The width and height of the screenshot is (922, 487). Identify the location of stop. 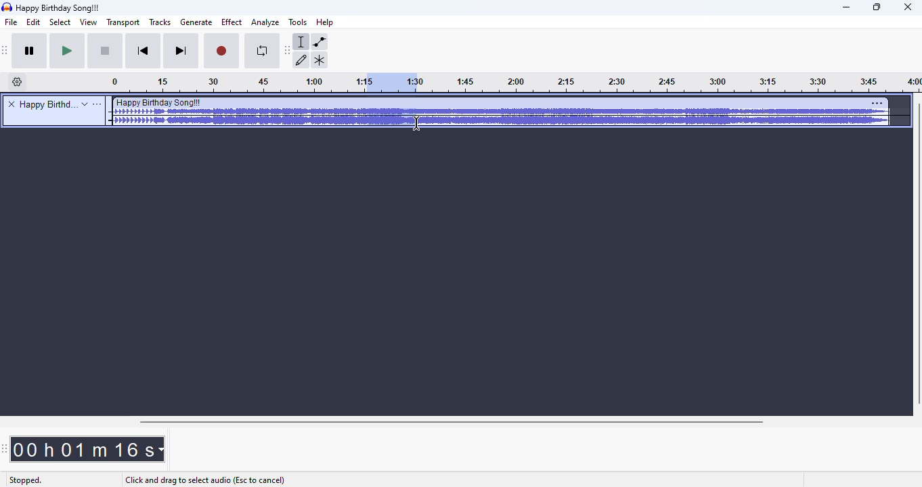
(106, 52).